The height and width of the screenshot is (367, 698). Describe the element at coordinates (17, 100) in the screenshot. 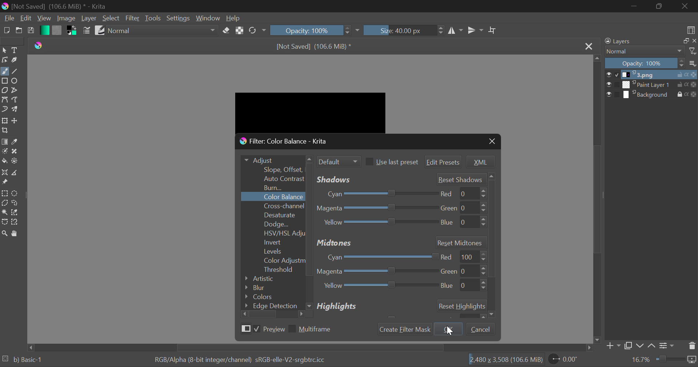

I see `Freehand Path Tool` at that location.